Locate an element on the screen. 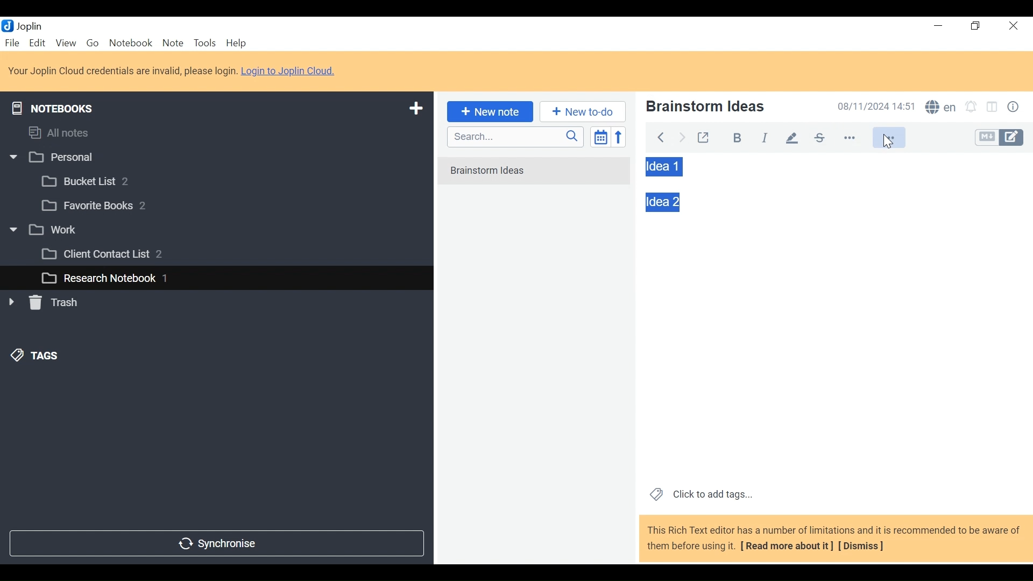 The height and width of the screenshot is (581, 1033). Note properties is located at coordinates (1015, 108).